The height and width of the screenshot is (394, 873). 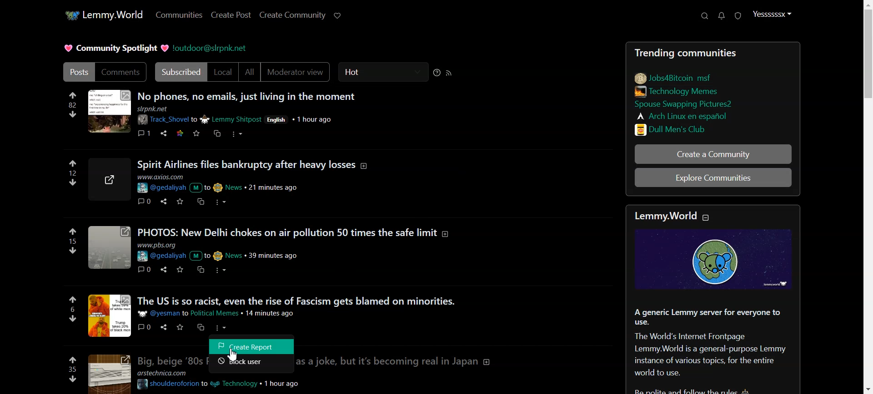 What do you see at coordinates (252, 346) in the screenshot?
I see `Create report` at bounding box center [252, 346].